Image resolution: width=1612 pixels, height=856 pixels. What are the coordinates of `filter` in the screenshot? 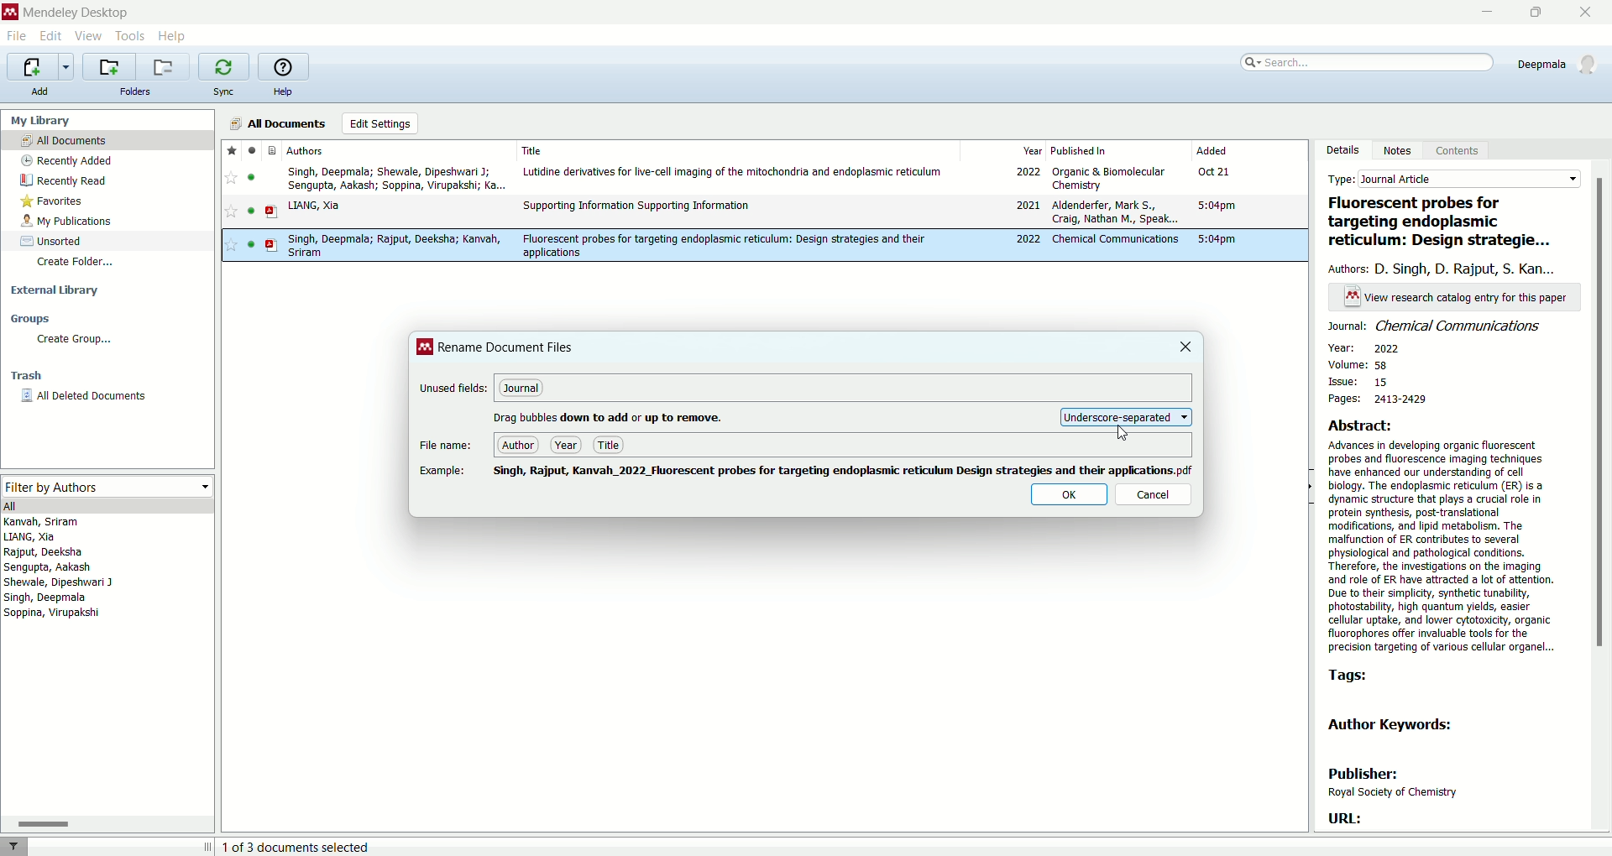 It's located at (15, 844).